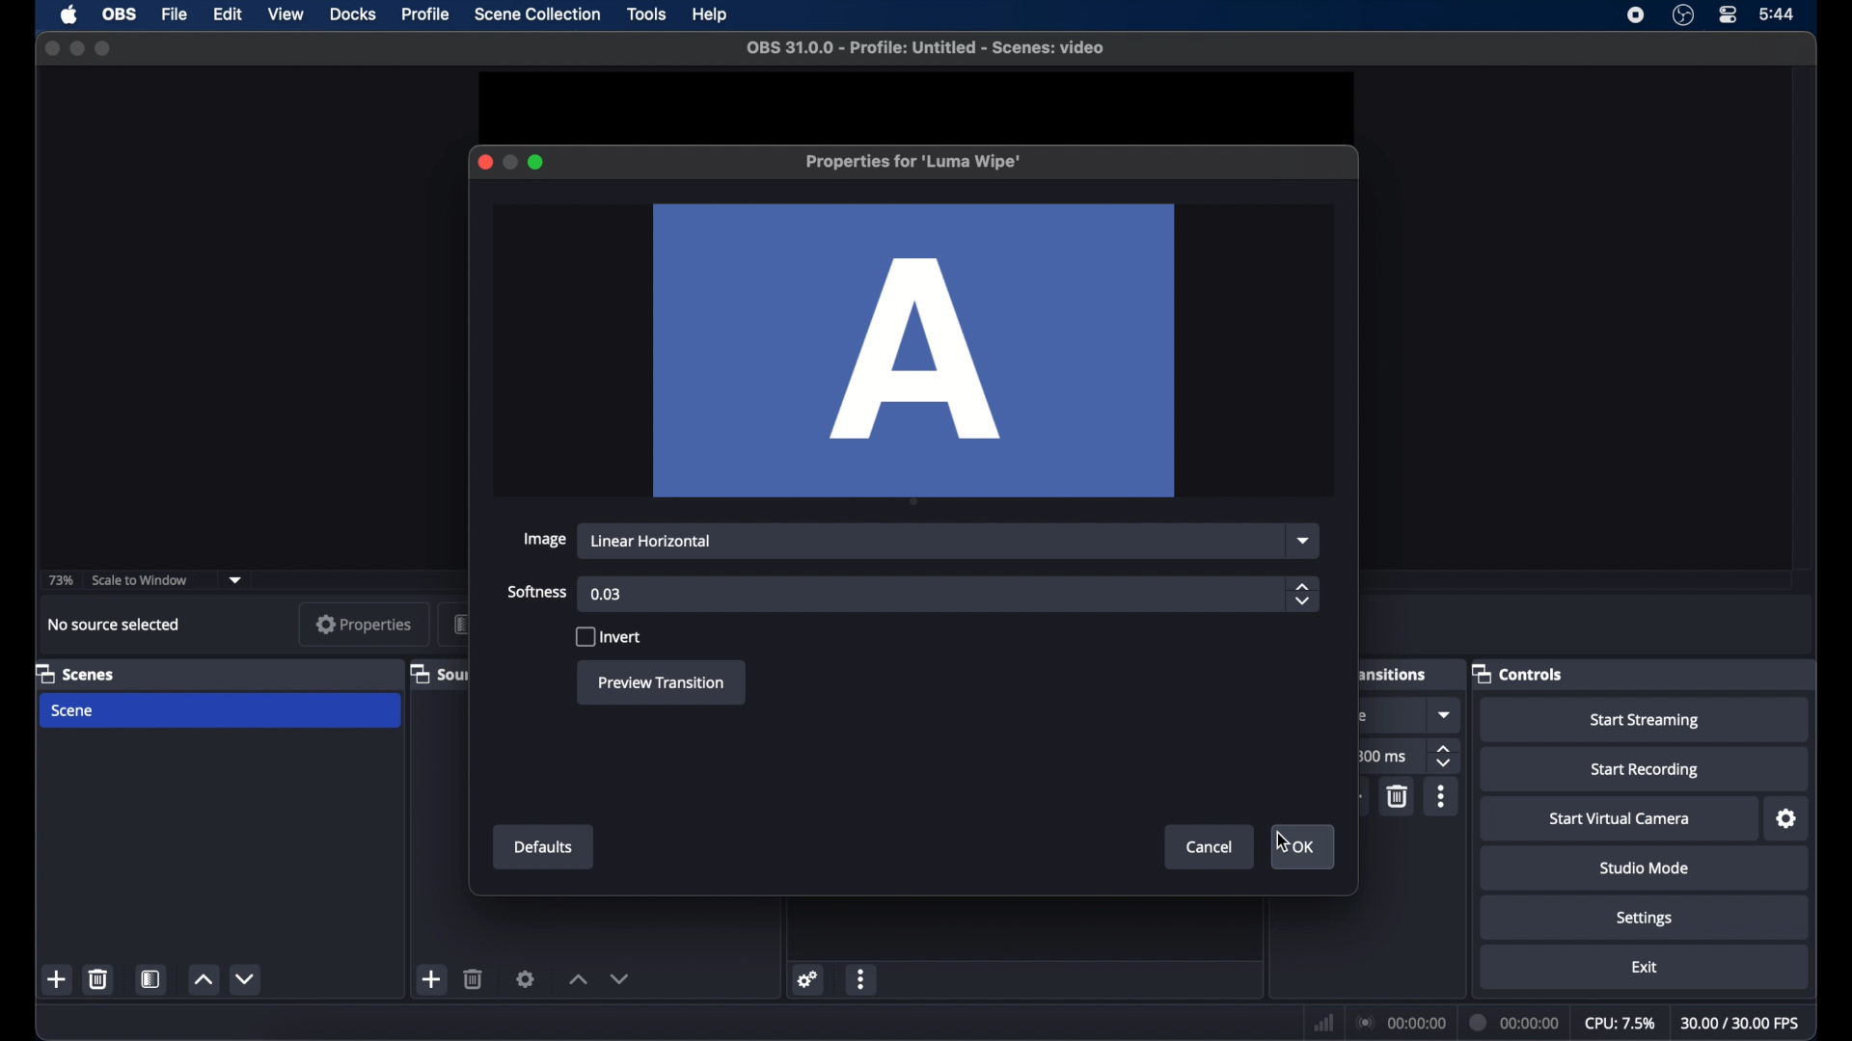 Image resolution: width=1852 pixels, height=1041 pixels. What do you see at coordinates (646, 14) in the screenshot?
I see `tools` at bounding box center [646, 14].